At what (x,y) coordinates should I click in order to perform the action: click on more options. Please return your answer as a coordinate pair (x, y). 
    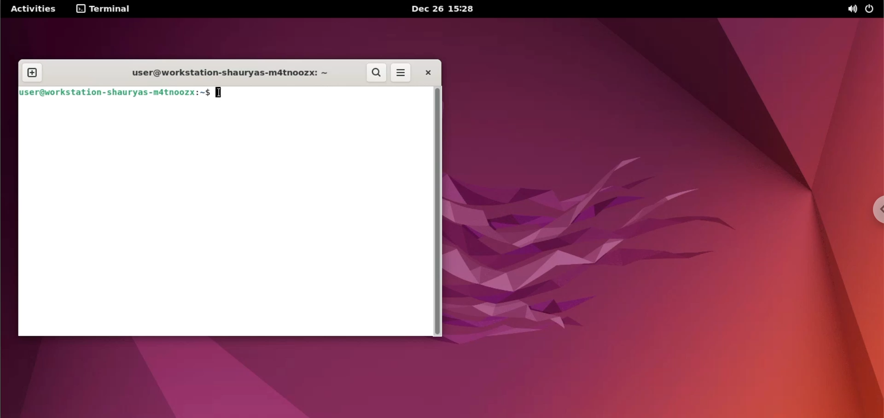
    Looking at the image, I should click on (401, 74).